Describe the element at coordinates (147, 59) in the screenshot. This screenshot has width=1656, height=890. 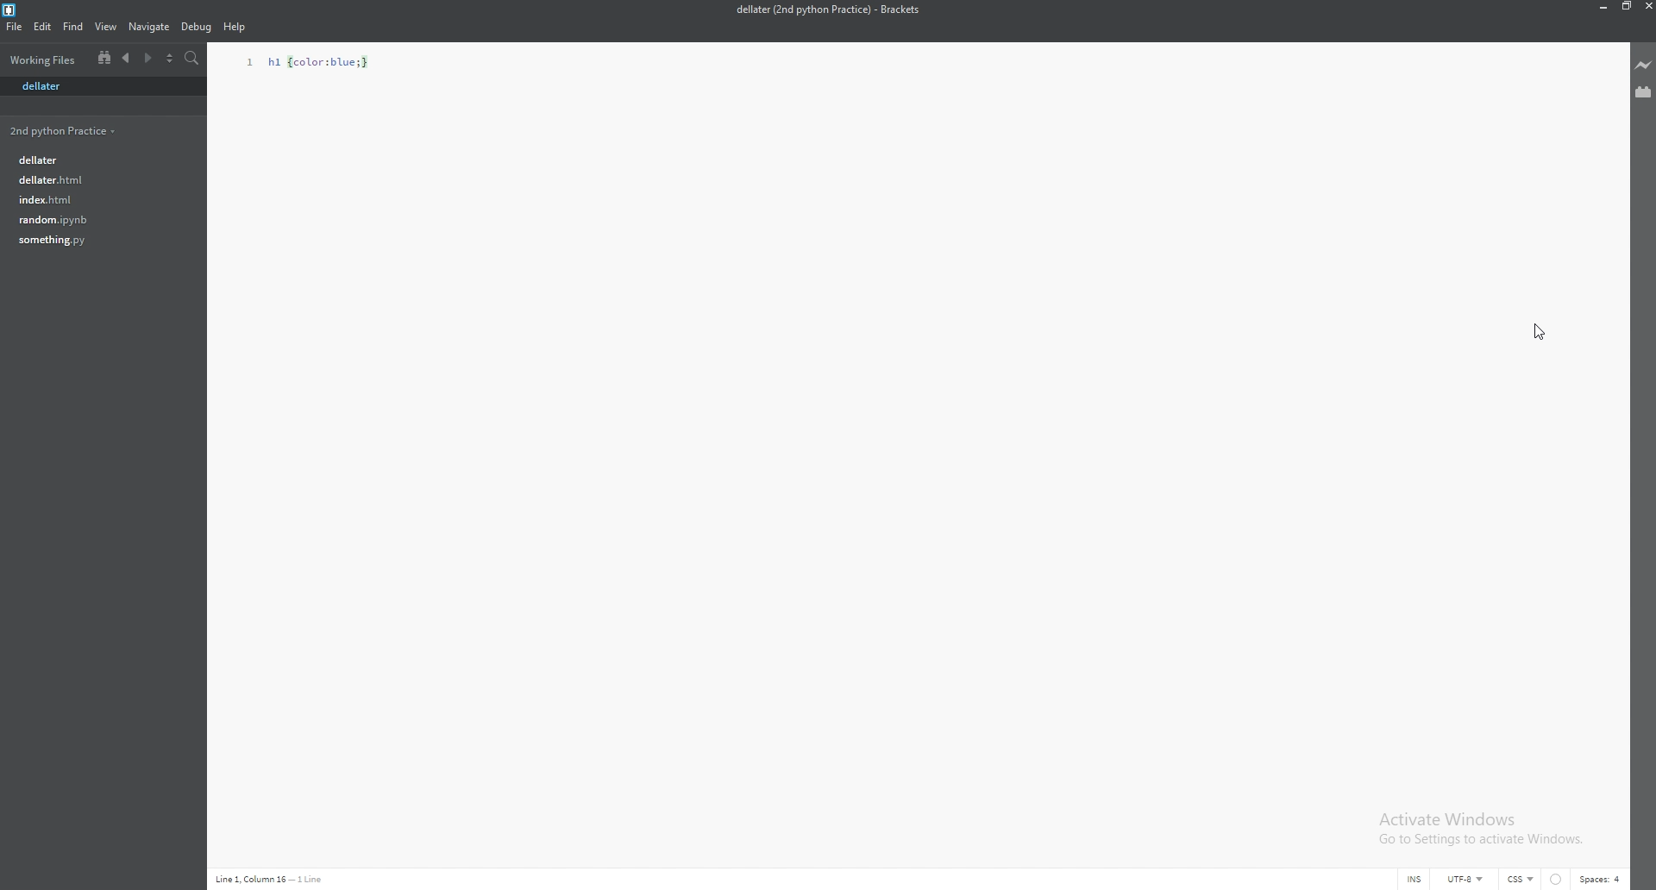
I see `next` at that location.